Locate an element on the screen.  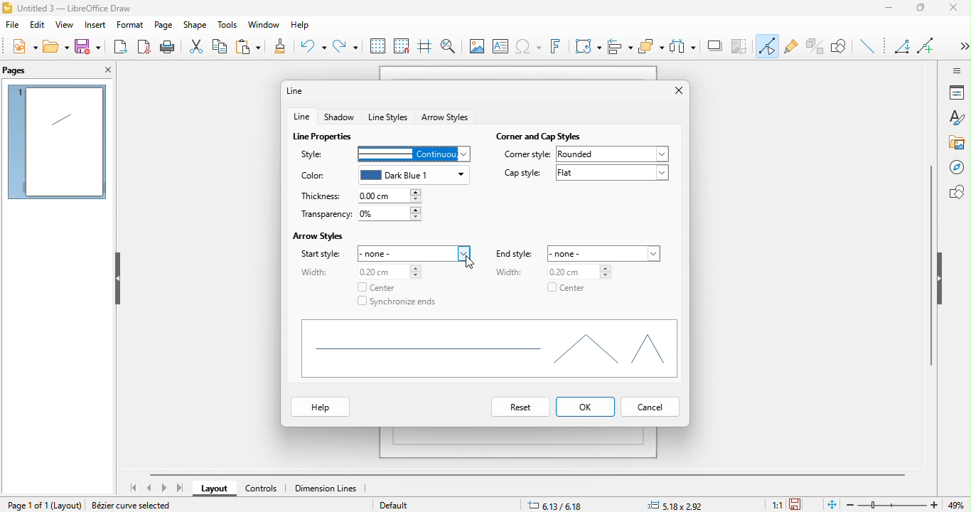
toggle point edit mode is located at coordinates (768, 48).